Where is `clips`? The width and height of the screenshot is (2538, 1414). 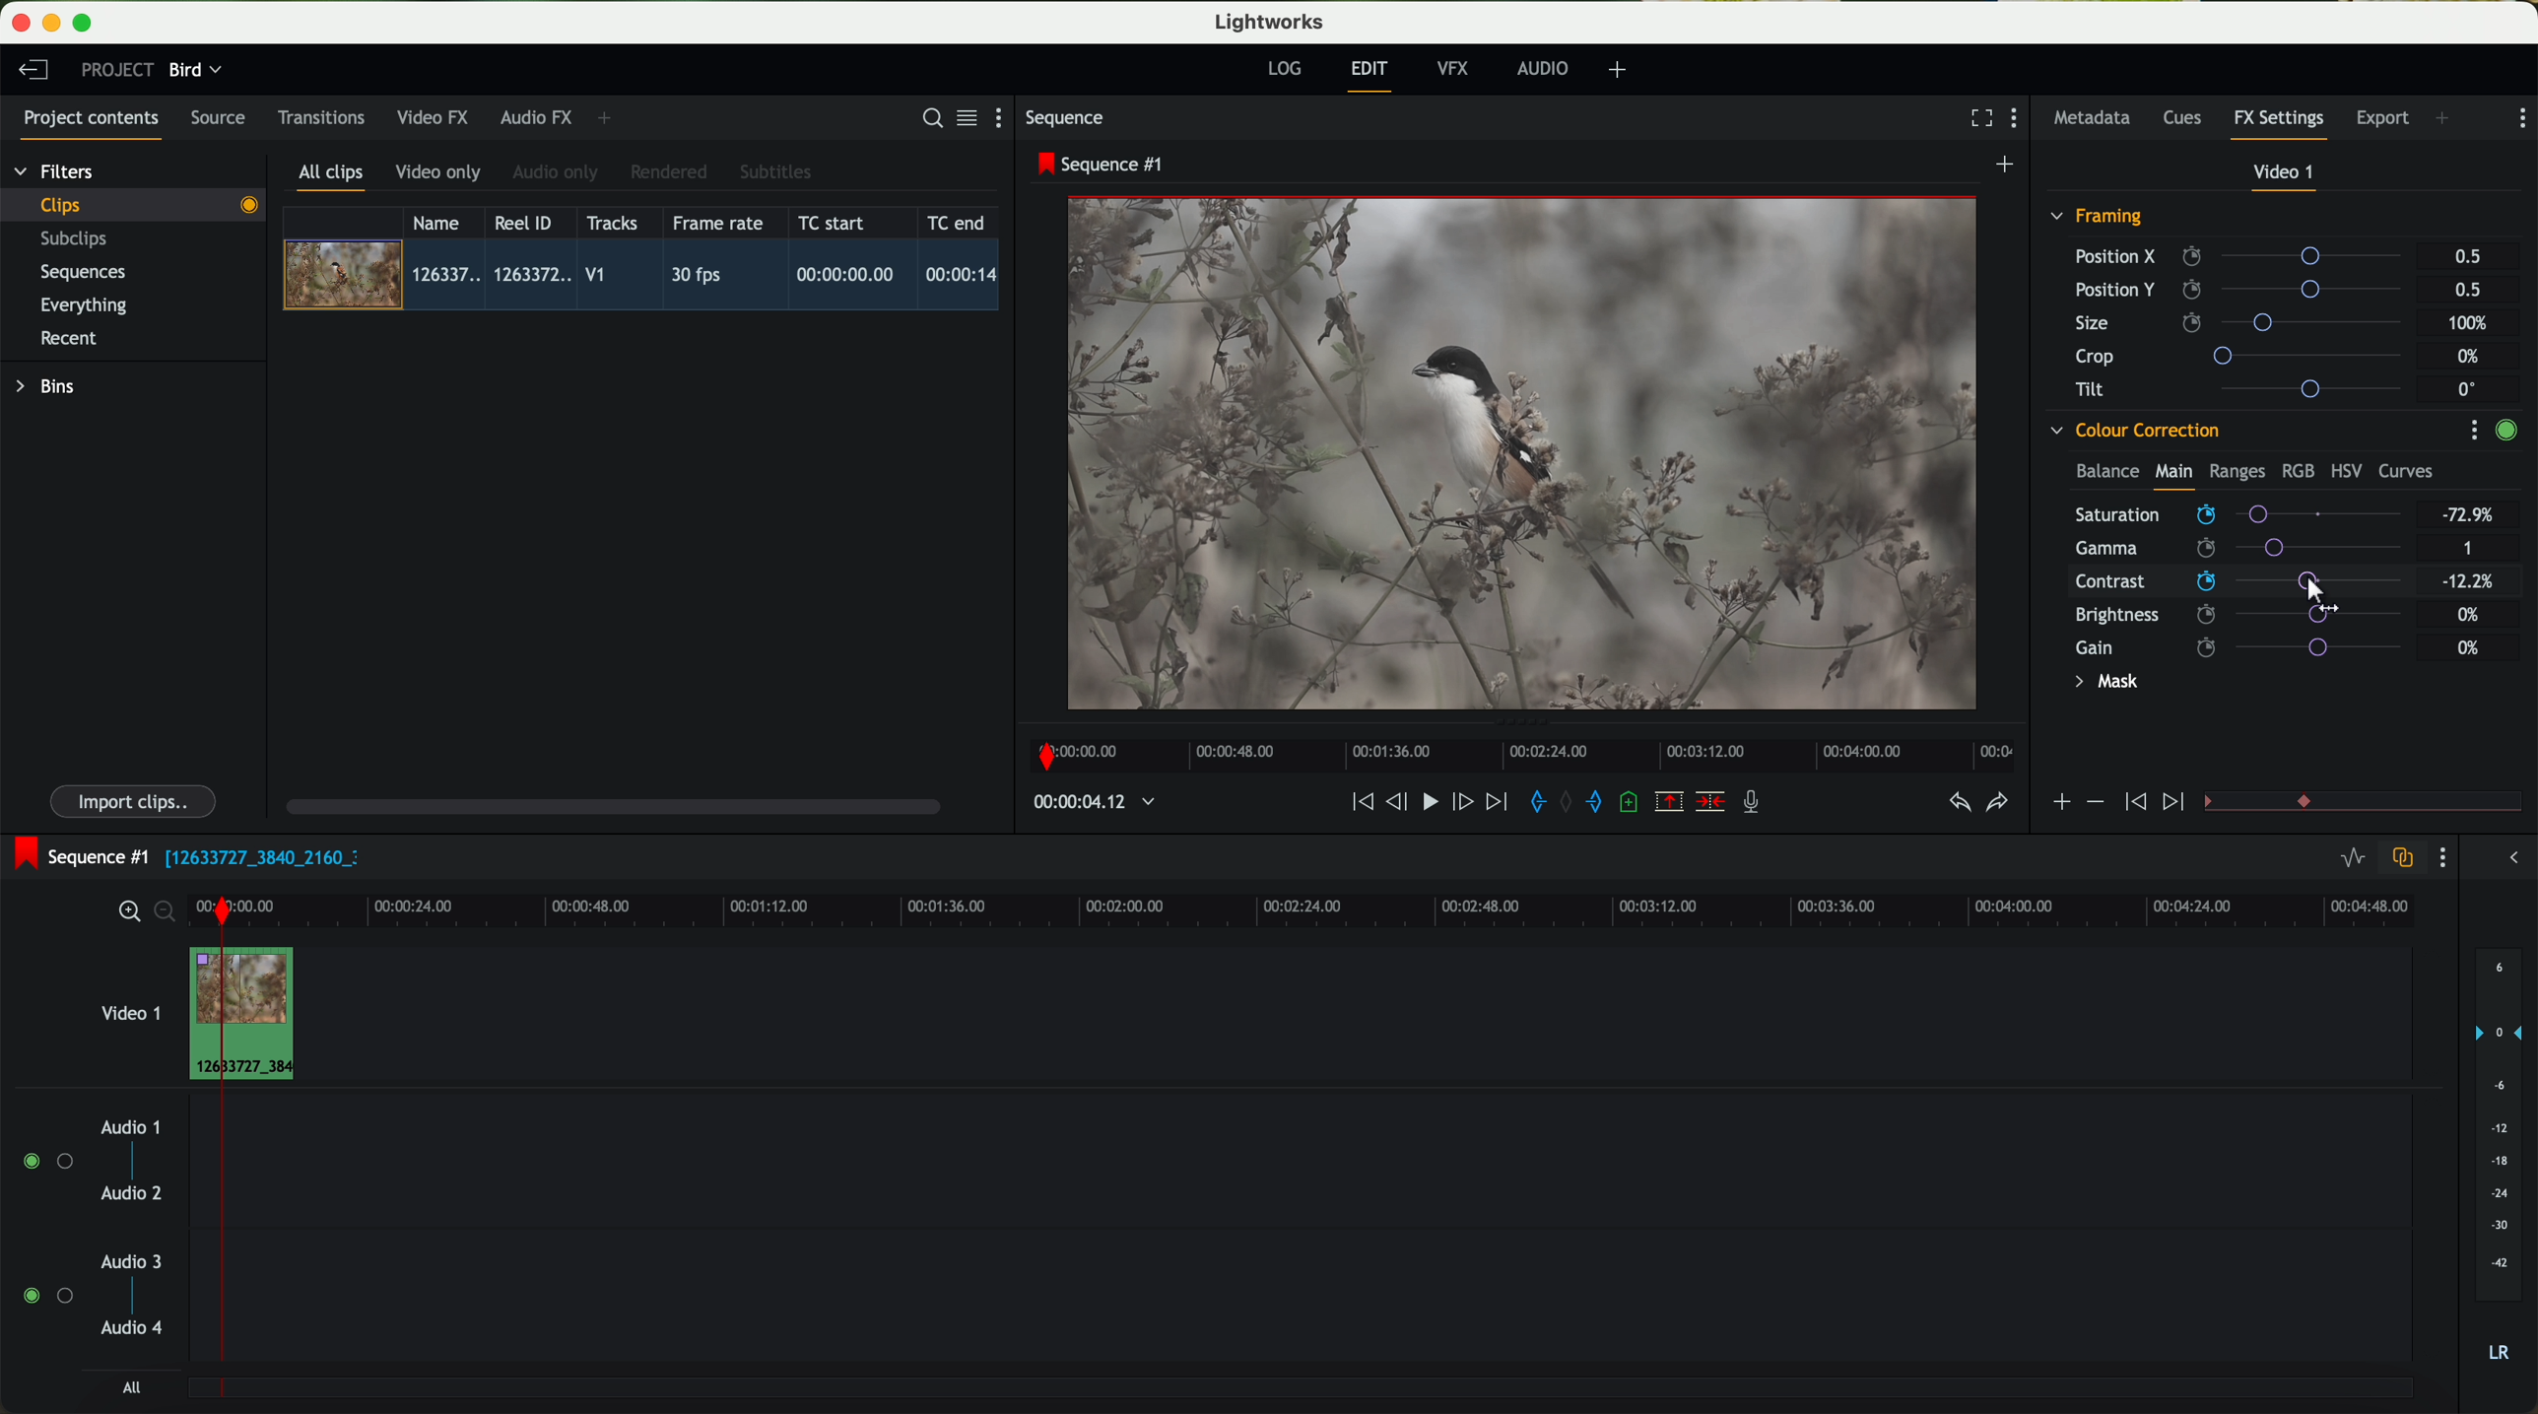 clips is located at coordinates (134, 204).